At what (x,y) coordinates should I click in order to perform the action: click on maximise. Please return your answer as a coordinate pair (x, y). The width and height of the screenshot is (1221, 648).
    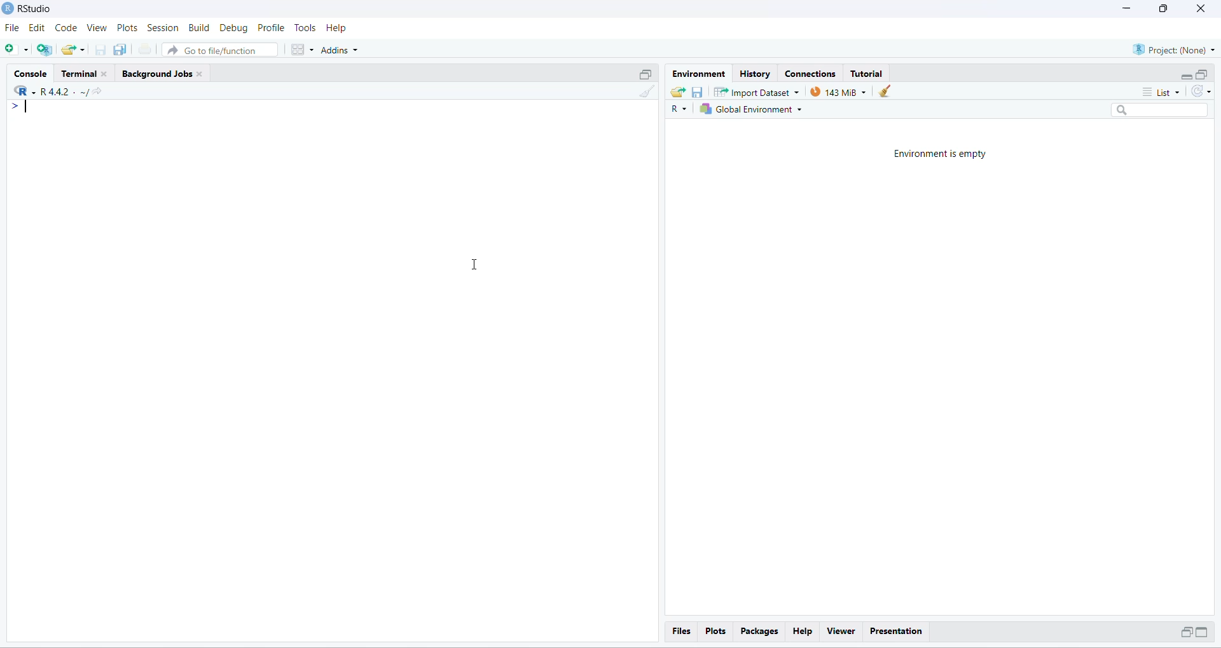
    Looking at the image, I should click on (1164, 9).